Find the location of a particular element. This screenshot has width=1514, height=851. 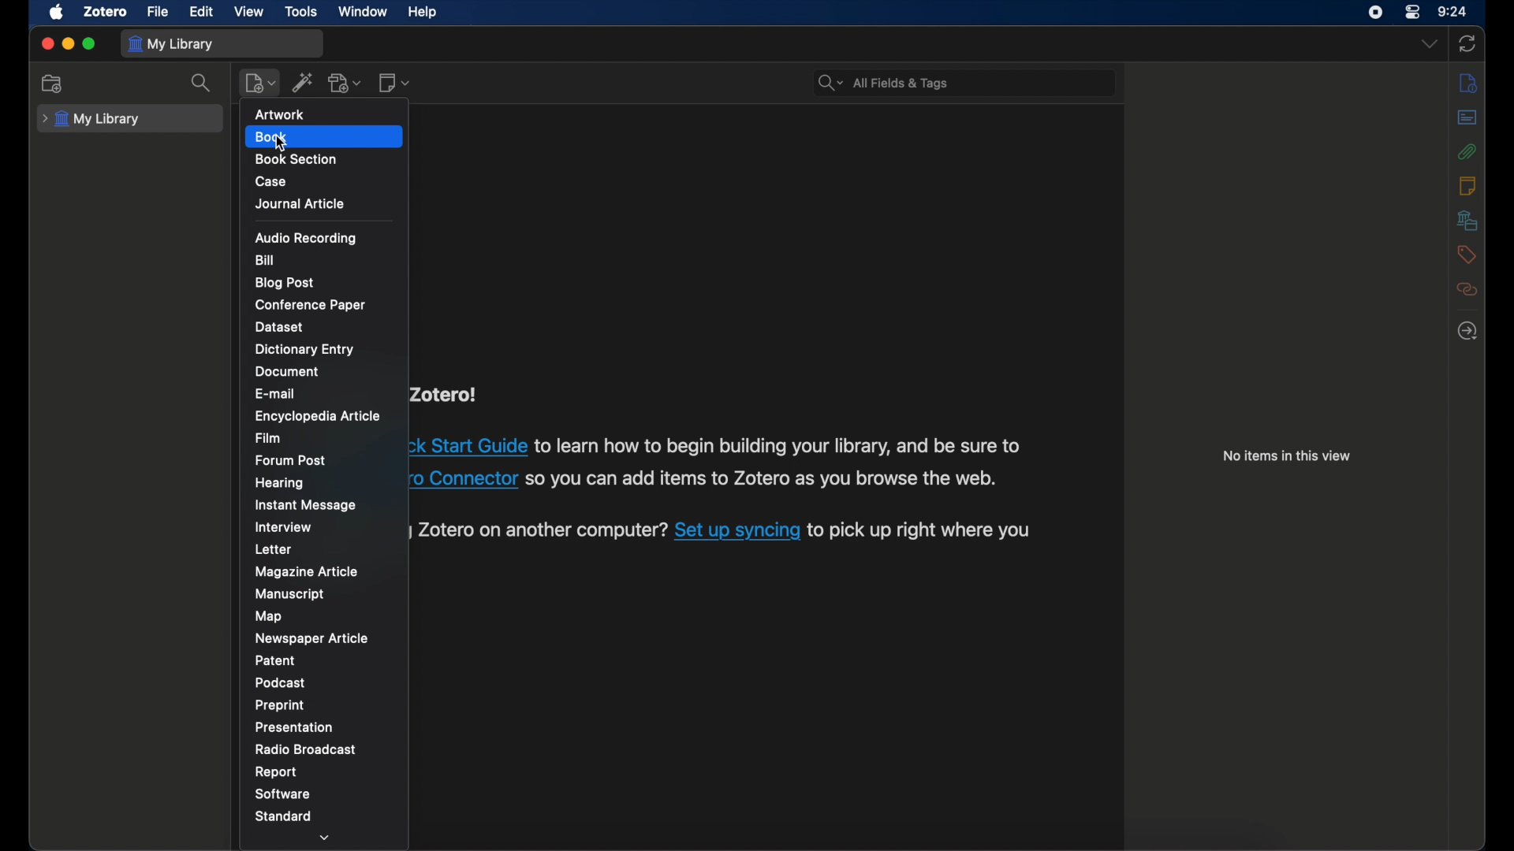

case is located at coordinates (274, 181).